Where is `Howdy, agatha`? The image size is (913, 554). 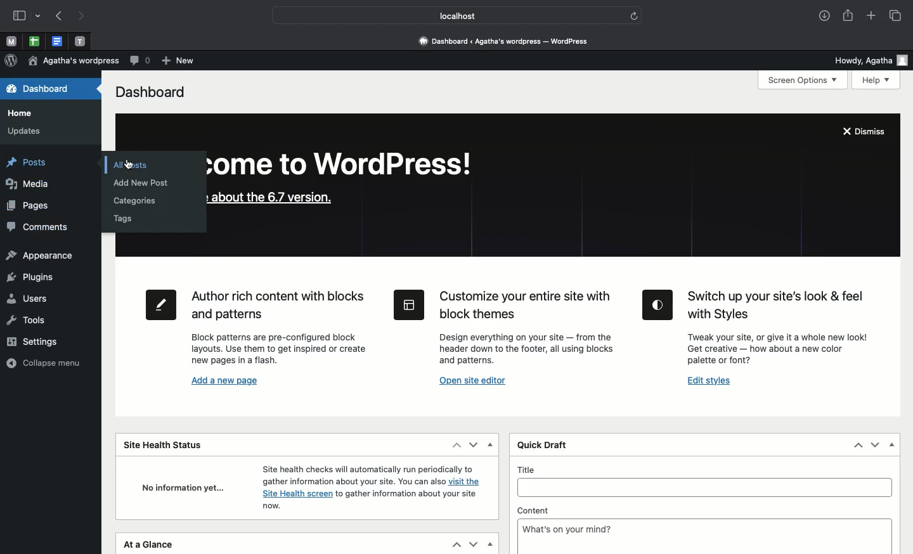
Howdy, agatha is located at coordinates (870, 60).